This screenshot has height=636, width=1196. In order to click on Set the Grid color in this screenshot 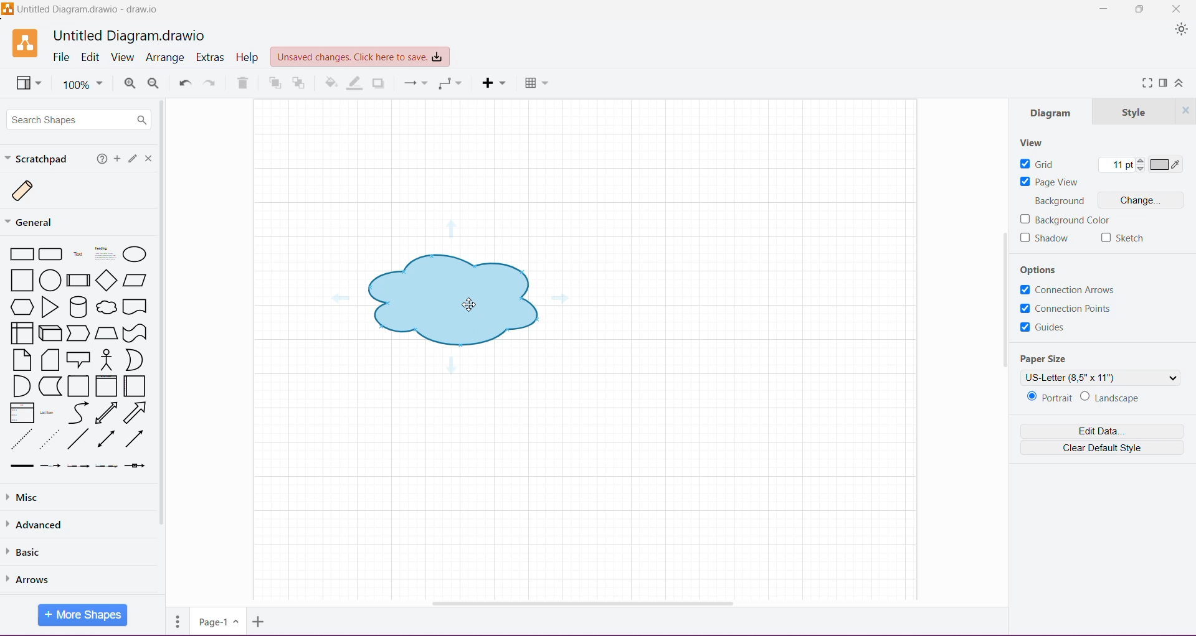, I will do `click(1166, 166)`.